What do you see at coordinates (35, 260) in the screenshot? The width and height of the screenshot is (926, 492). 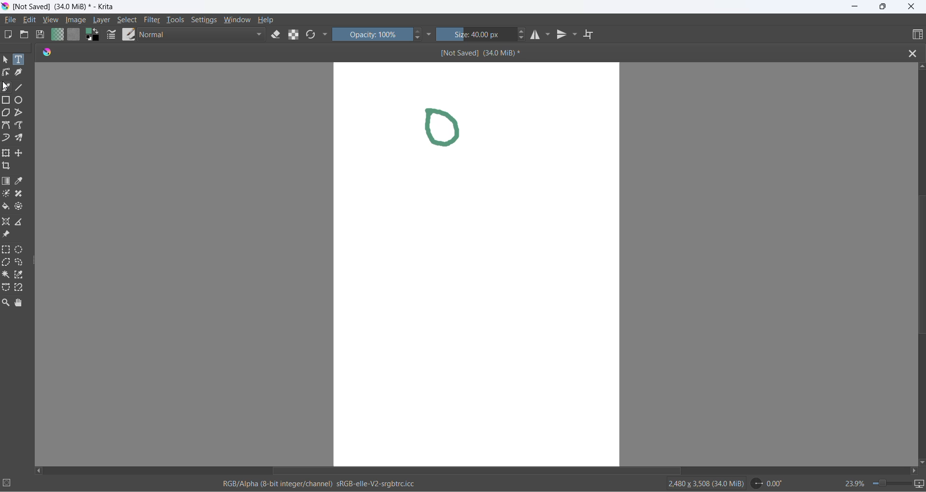 I see `resize` at bounding box center [35, 260].